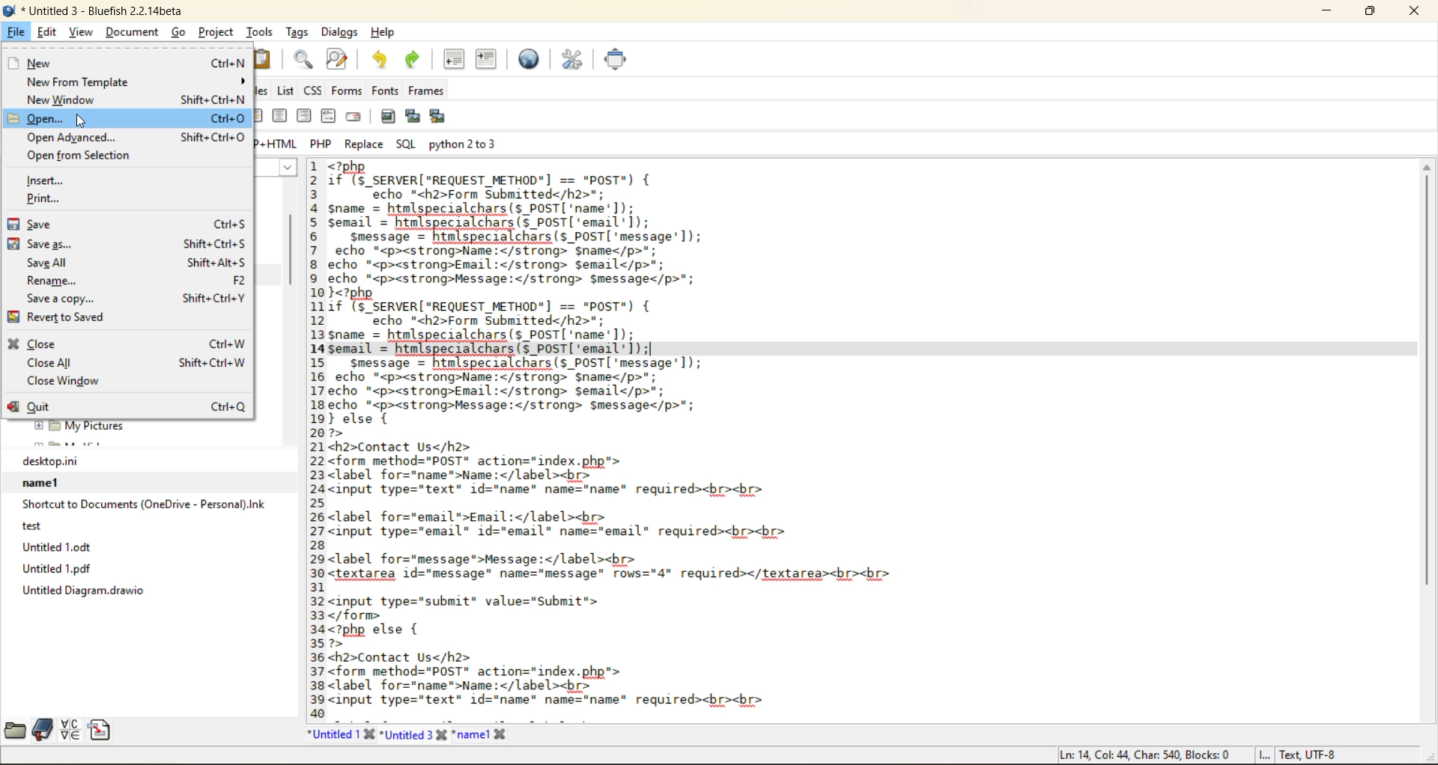 The height and width of the screenshot is (765, 1438). Describe the element at coordinates (328, 116) in the screenshot. I see `html comment` at that location.